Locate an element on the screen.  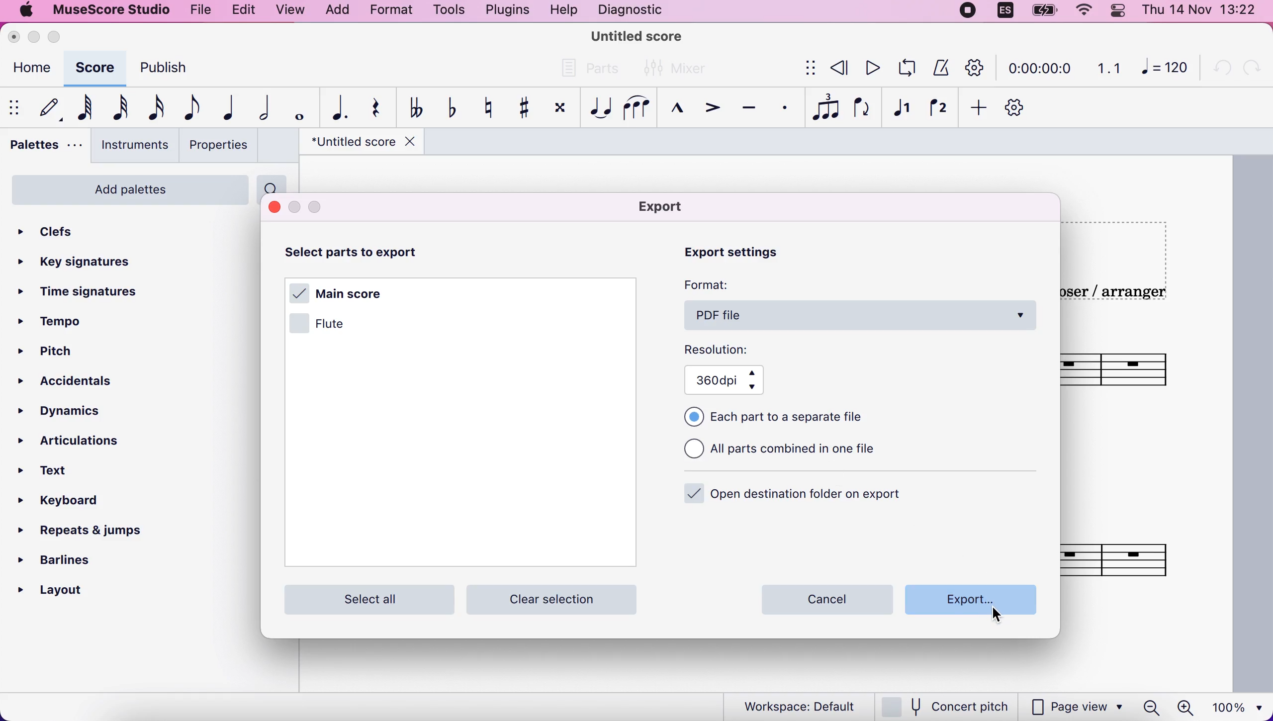
360 dpi is located at coordinates (733, 380).